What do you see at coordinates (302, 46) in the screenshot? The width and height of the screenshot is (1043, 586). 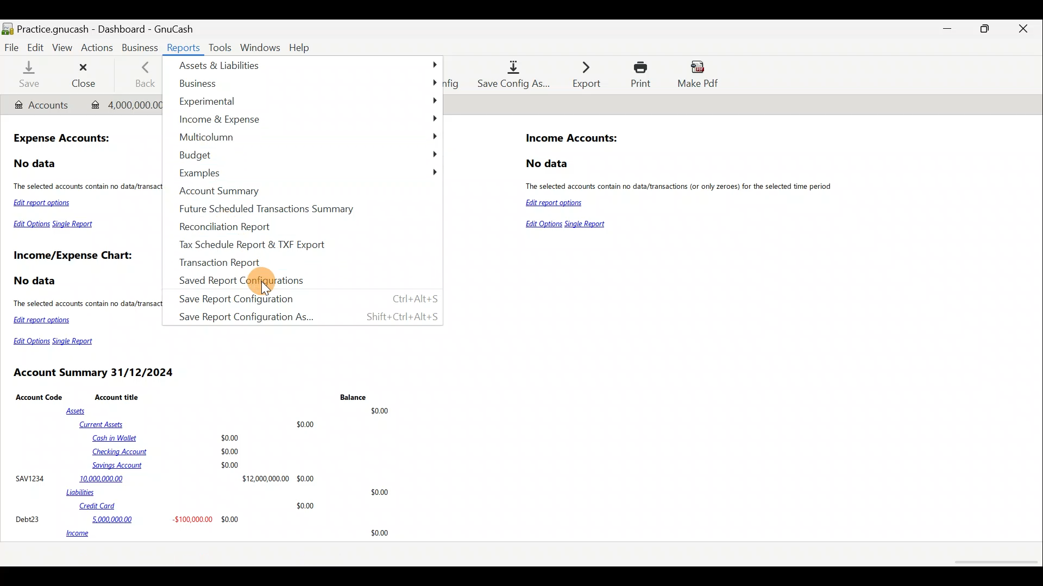 I see `Help` at bounding box center [302, 46].